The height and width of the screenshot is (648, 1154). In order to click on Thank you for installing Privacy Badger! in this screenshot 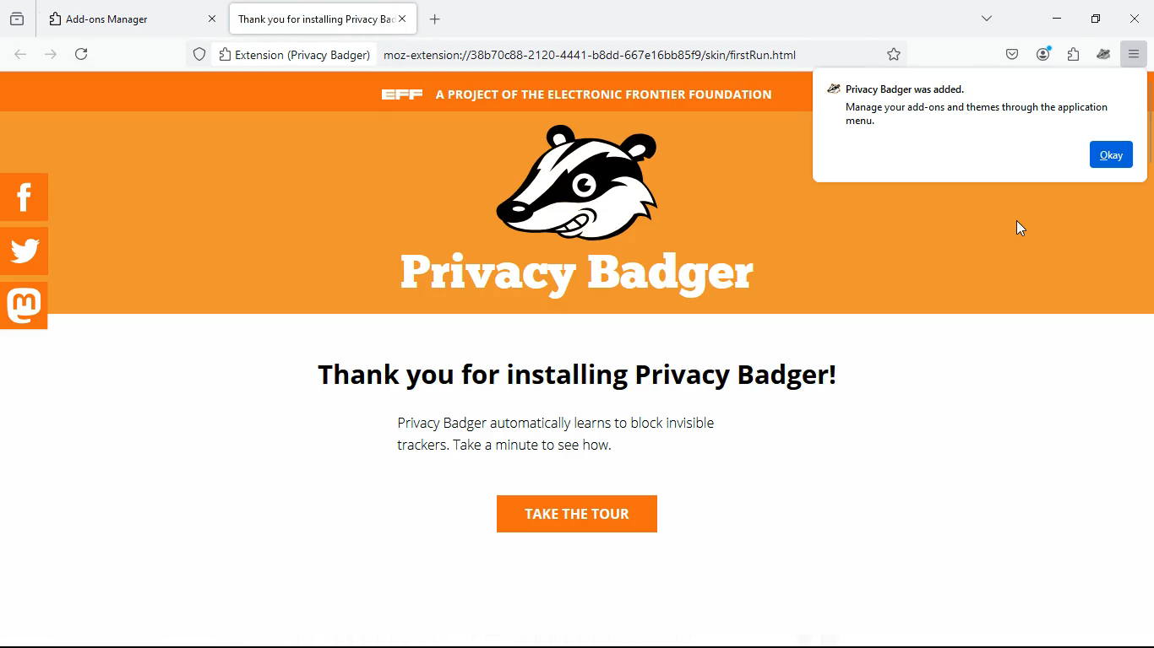, I will do `click(592, 379)`.